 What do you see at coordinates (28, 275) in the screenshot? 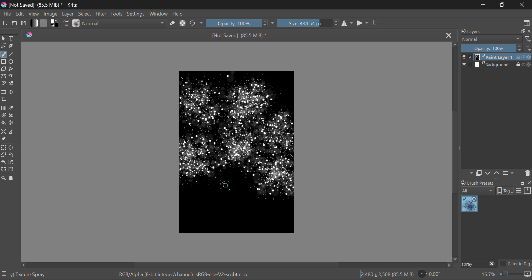
I see `y) Texture Spray` at bounding box center [28, 275].